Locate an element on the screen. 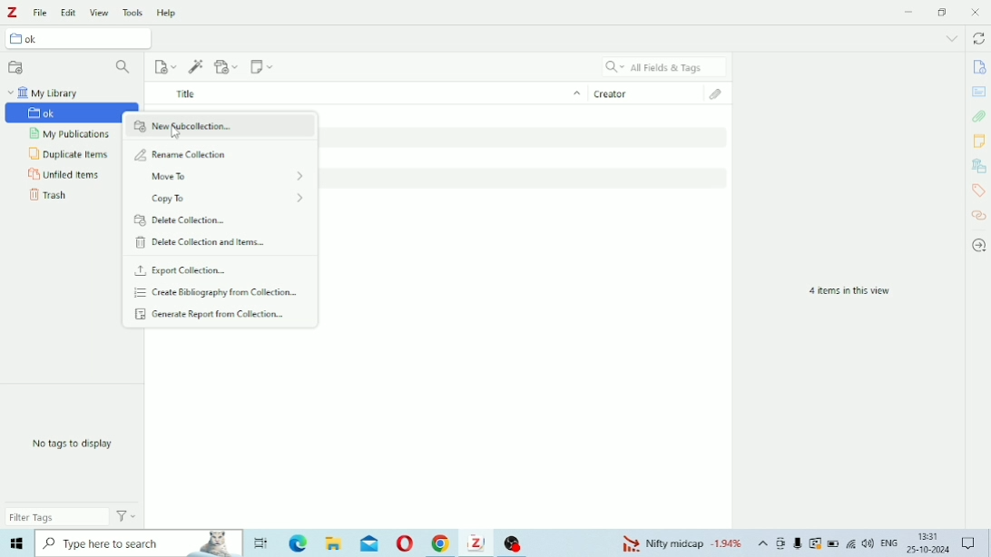 The height and width of the screenshot is (557, 991). Attachments is located at coordinates (721, 94).